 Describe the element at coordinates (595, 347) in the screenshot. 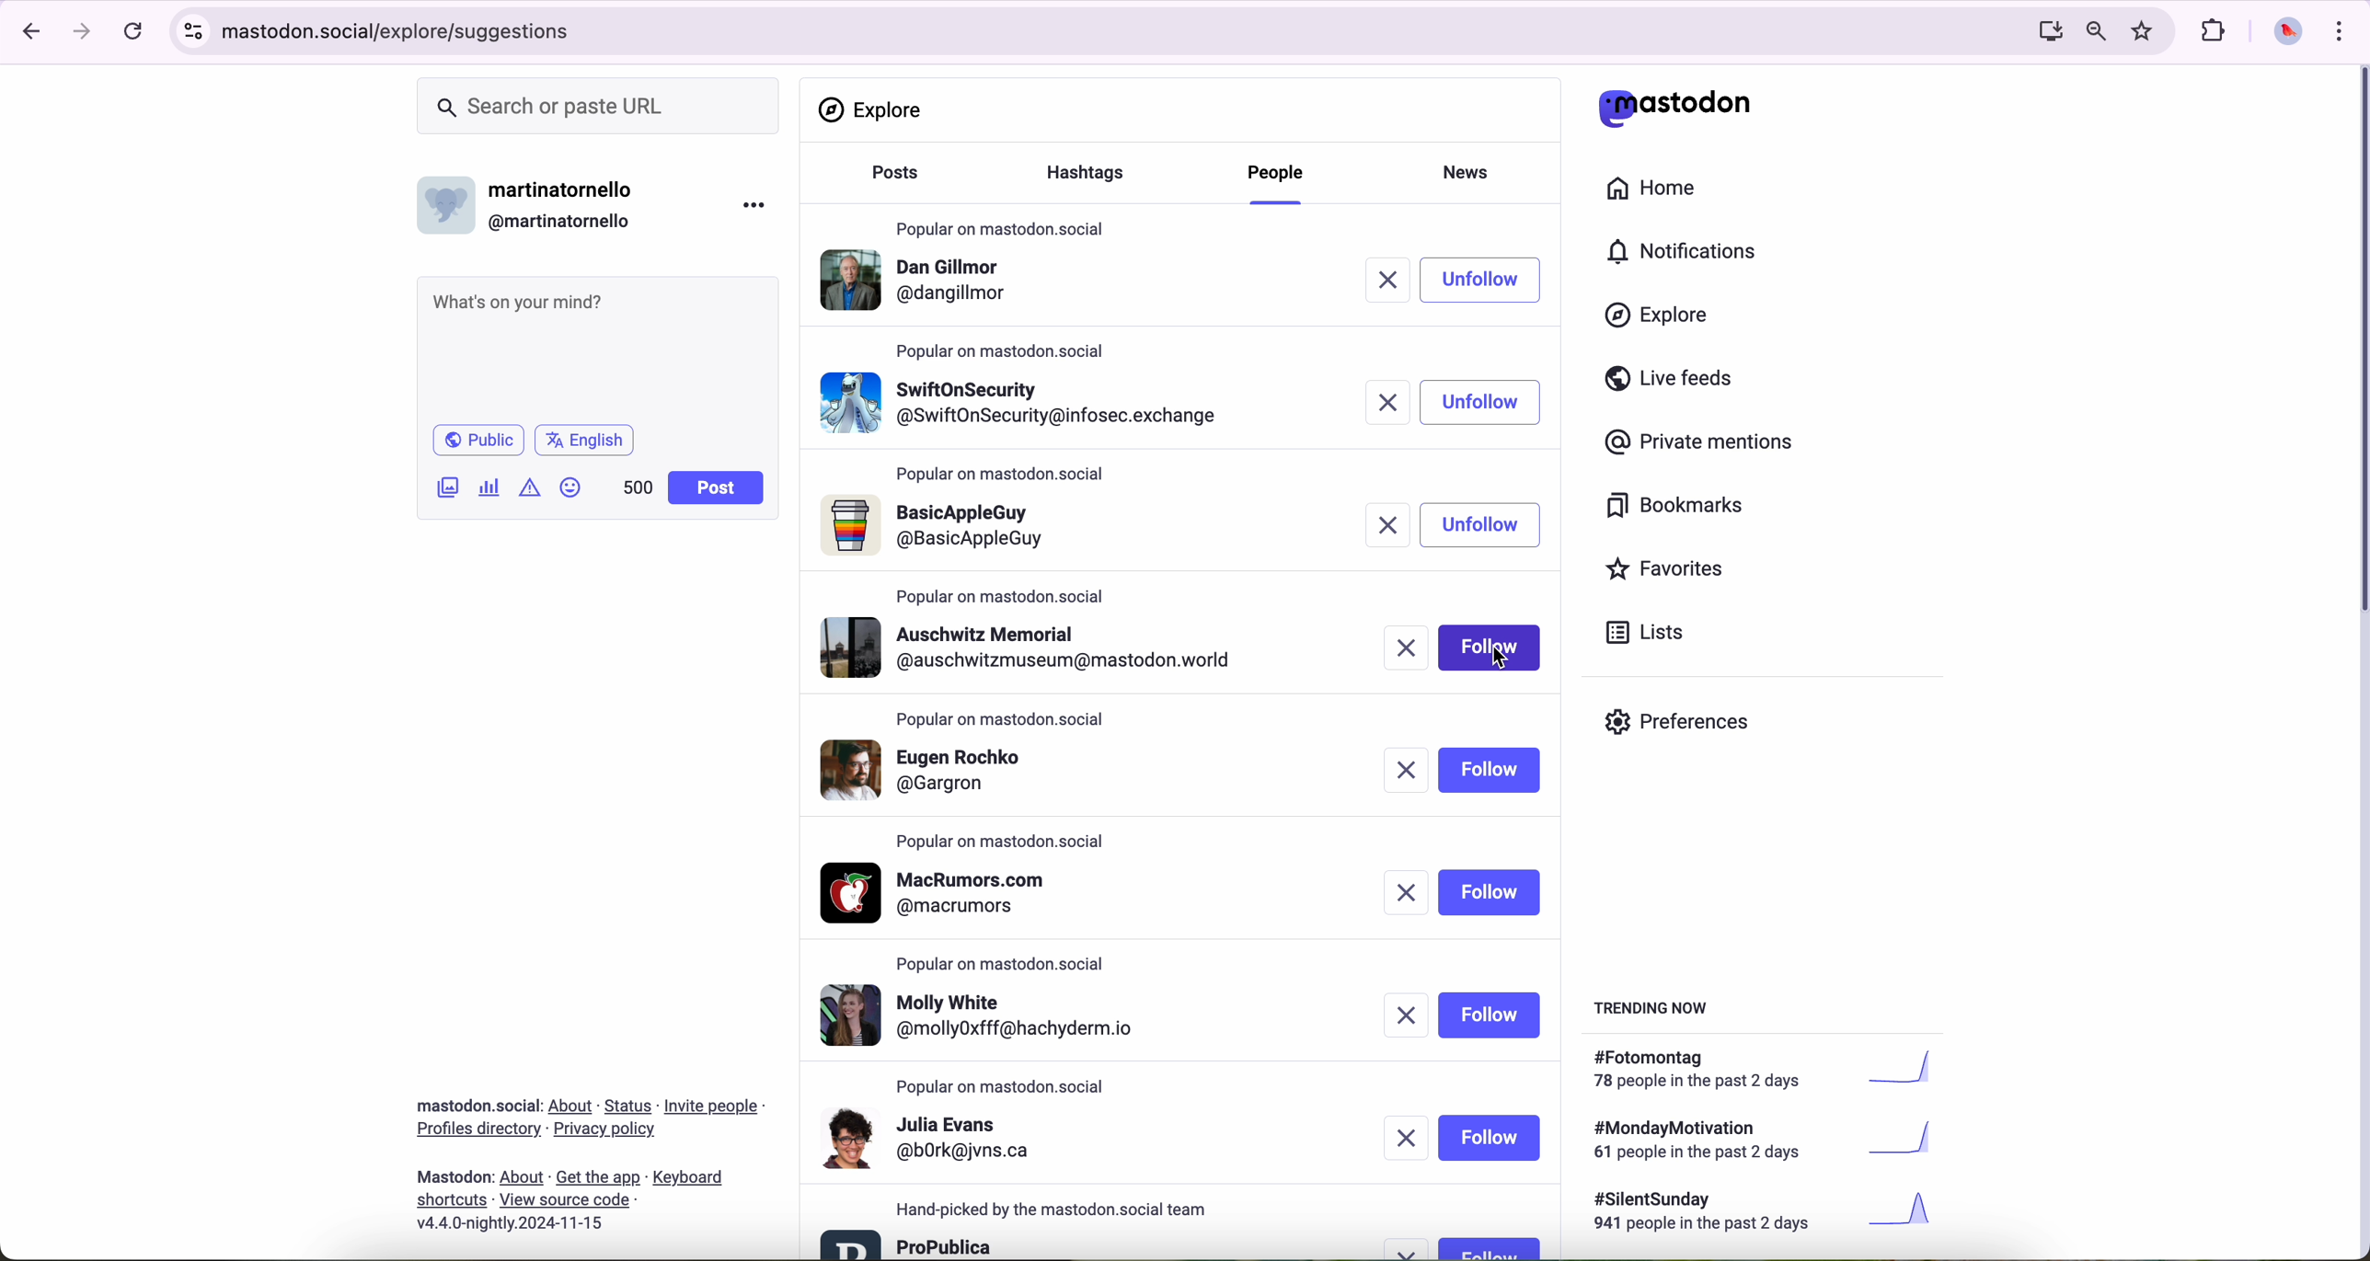

I see `what's on your mind?` at that location.